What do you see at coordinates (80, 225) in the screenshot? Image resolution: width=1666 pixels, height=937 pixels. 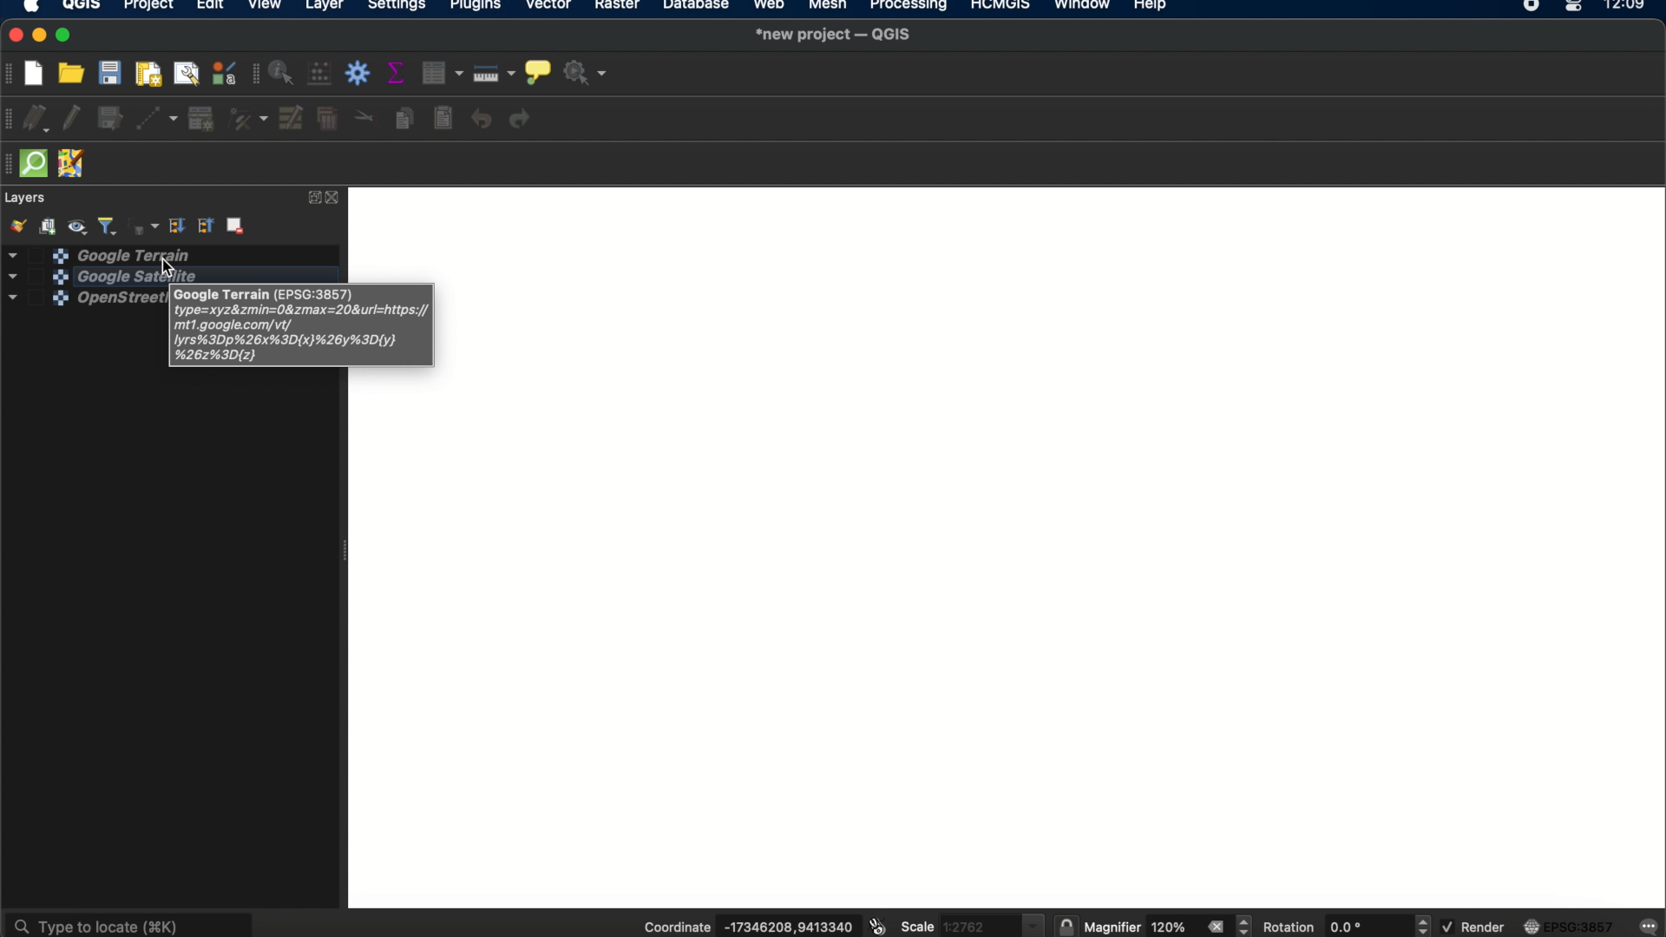 I see `manage map themes` at bounding box center [80, 225].